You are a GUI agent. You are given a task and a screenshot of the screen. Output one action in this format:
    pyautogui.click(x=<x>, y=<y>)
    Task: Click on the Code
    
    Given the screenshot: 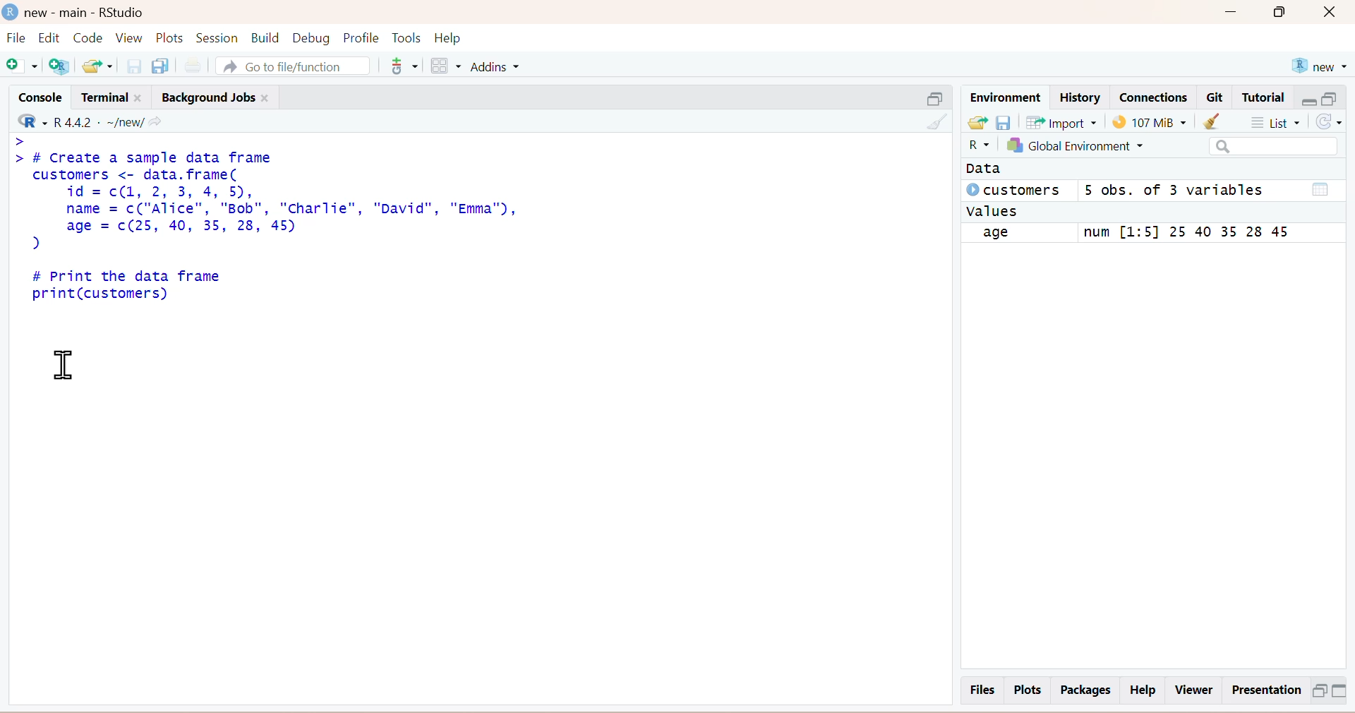 What is the action you would take?
    pyautogui.click(x=90, y=37)
    